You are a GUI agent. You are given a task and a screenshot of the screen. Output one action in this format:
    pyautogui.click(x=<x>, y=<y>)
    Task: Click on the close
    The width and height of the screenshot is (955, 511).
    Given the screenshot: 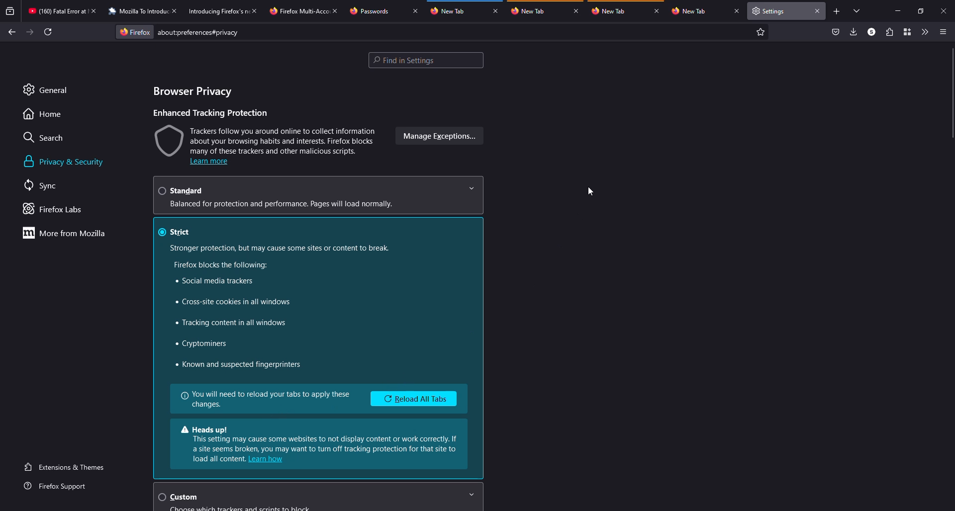 What is the action you would take?
    pyautogui.click(x=818, y=12)
    